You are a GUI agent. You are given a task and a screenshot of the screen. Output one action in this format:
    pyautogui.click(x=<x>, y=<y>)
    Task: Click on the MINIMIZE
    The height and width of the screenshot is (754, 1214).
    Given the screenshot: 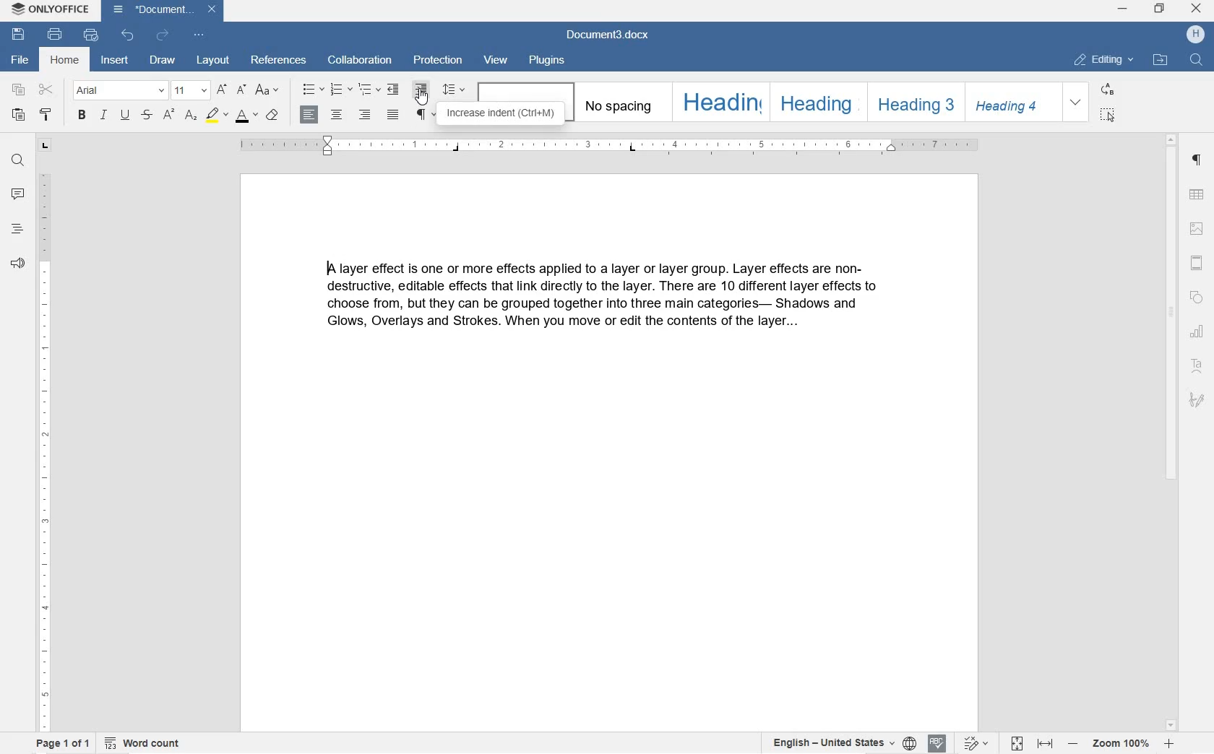 What is the action you would take?
    pyautogui.click(x=1122, y=9)
    